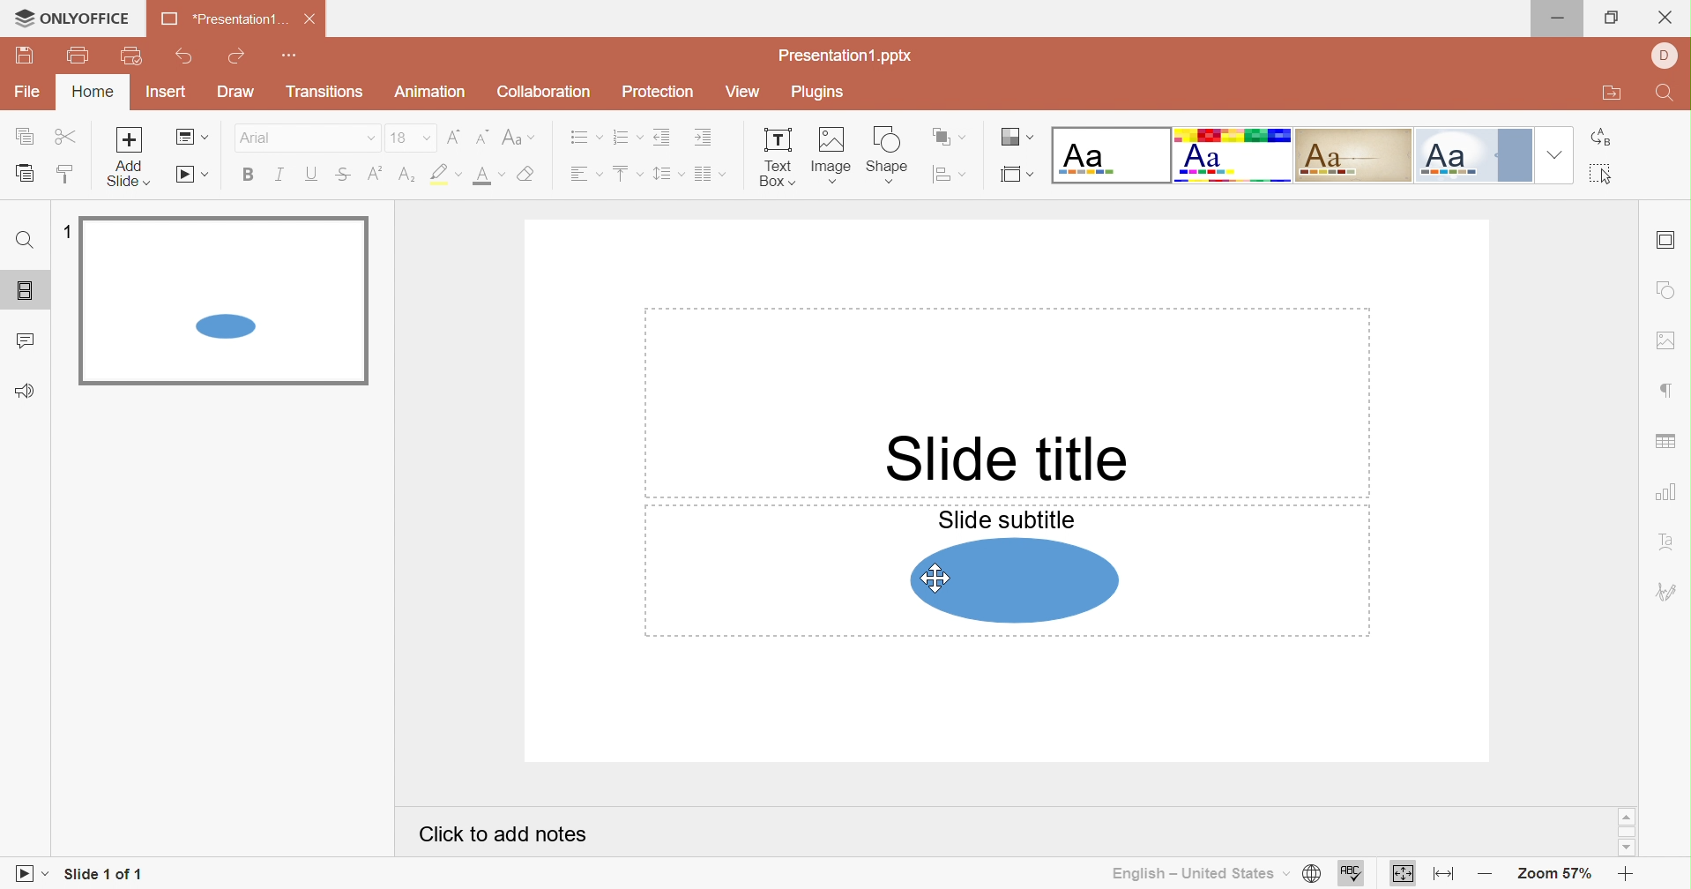  What do you see at coordinates (27, 341) in the screenshot?
I see `Comments` at bounding box center [27, 341].